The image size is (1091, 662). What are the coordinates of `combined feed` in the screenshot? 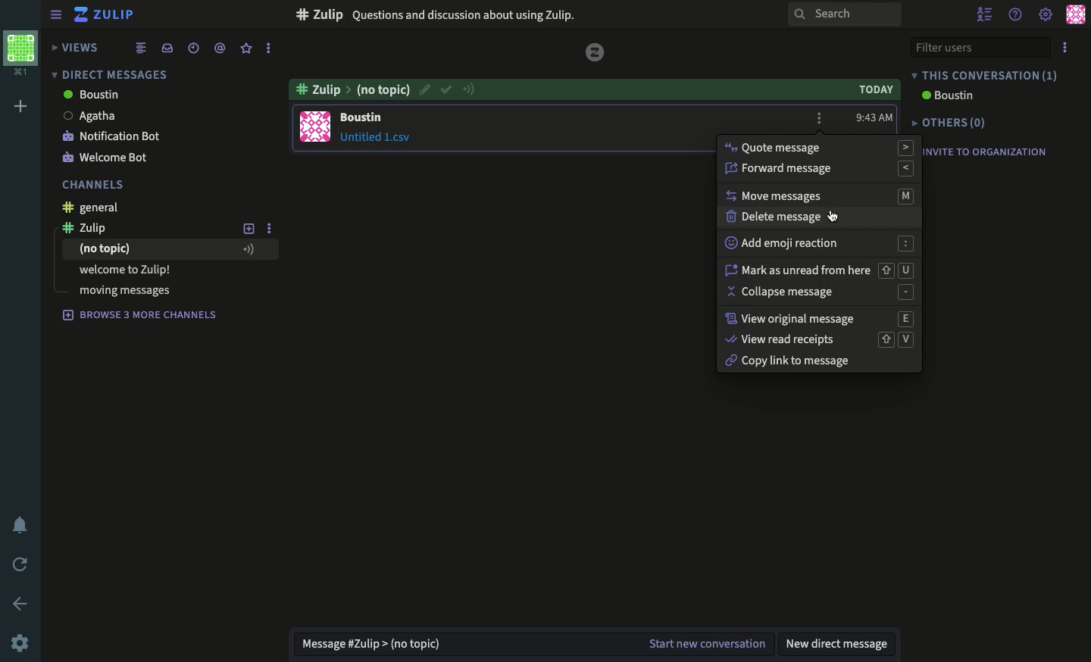 It's located at (141, 48).